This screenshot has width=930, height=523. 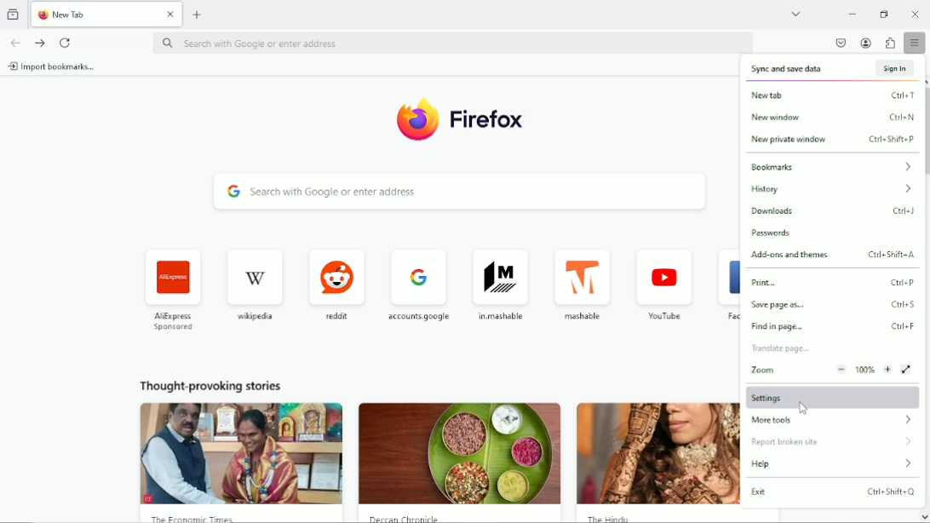 I want to click on firefox logo, so click(x=43, y=16).